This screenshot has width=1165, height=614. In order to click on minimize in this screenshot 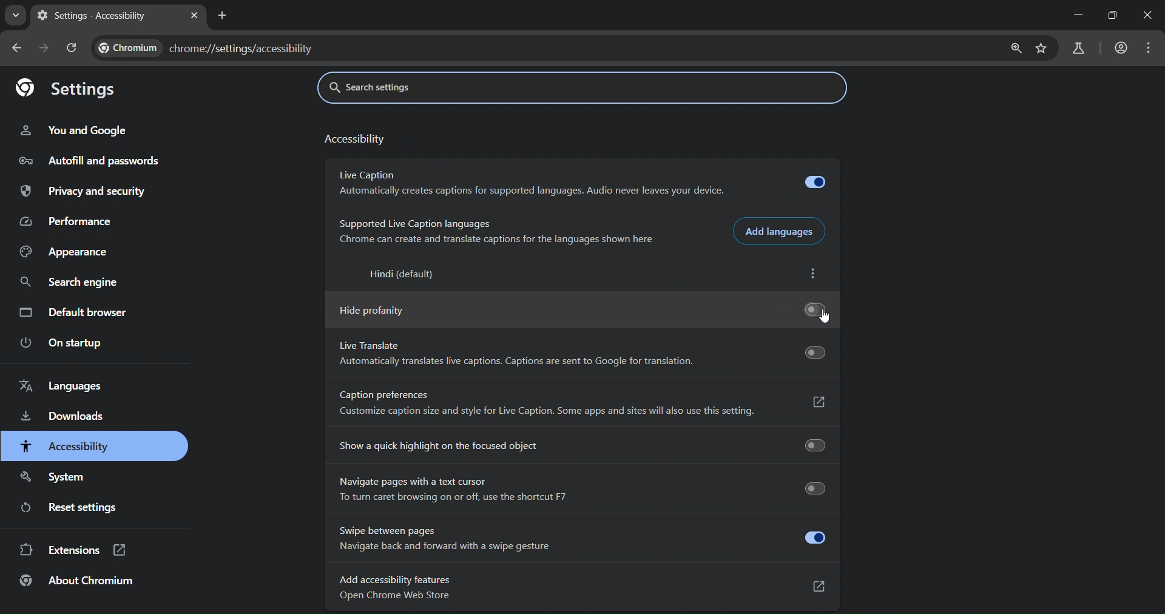, I will do `click(1081, 15)`.